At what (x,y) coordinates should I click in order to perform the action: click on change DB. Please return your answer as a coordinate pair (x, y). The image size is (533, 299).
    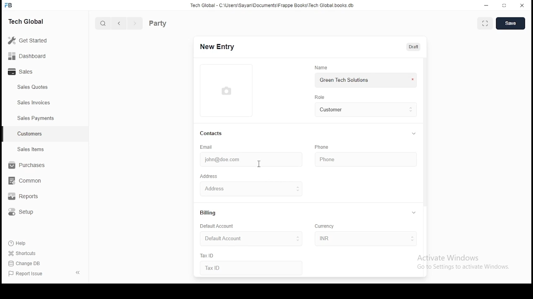
    Looking at the image, I should click on (25, 263).